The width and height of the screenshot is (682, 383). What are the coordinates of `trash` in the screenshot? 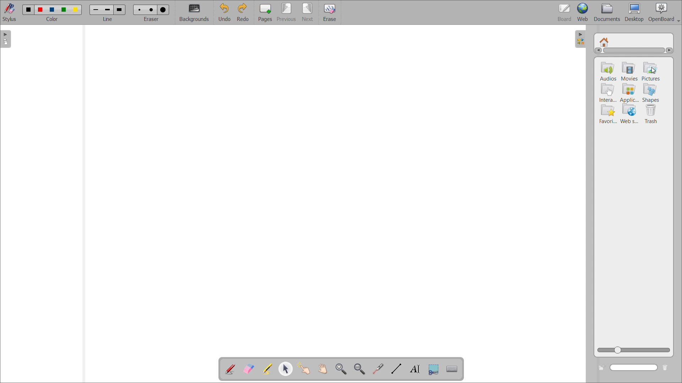 It's located at (651, 114).